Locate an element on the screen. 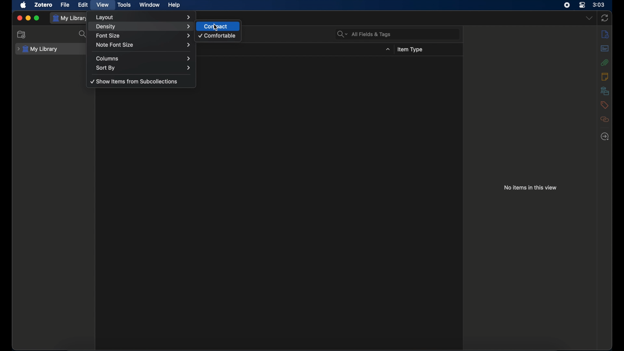 The height and width of the screenshot is (351, 624). attachments is located at coordinates (605, 63).